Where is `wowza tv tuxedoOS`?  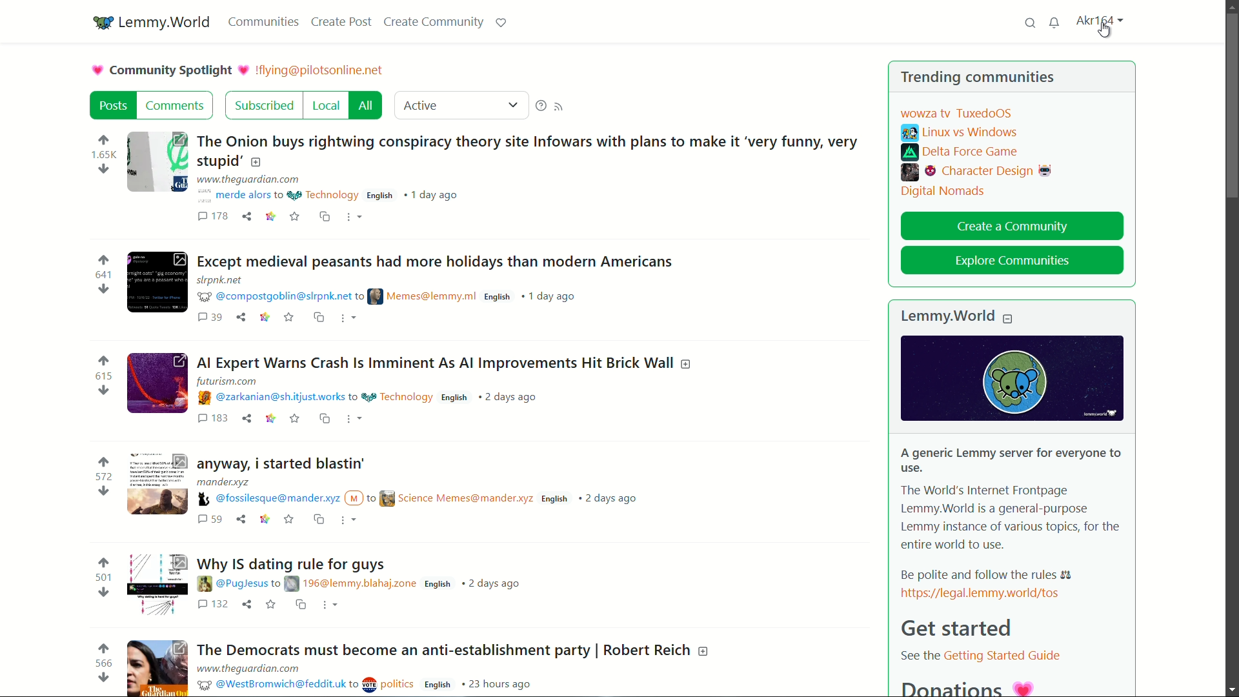
wowza tv tuxedoOS is located at coordinates (958, 114).